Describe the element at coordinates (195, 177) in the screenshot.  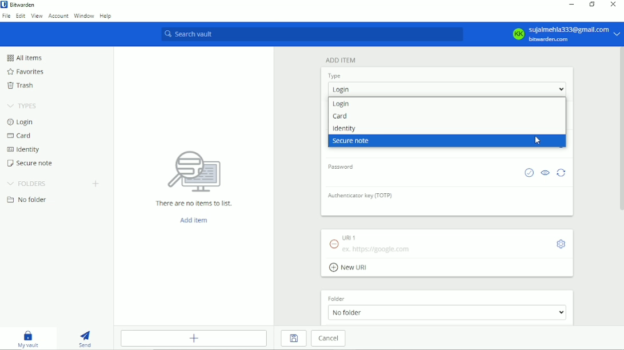
I see `There are no items to list.` at that location.